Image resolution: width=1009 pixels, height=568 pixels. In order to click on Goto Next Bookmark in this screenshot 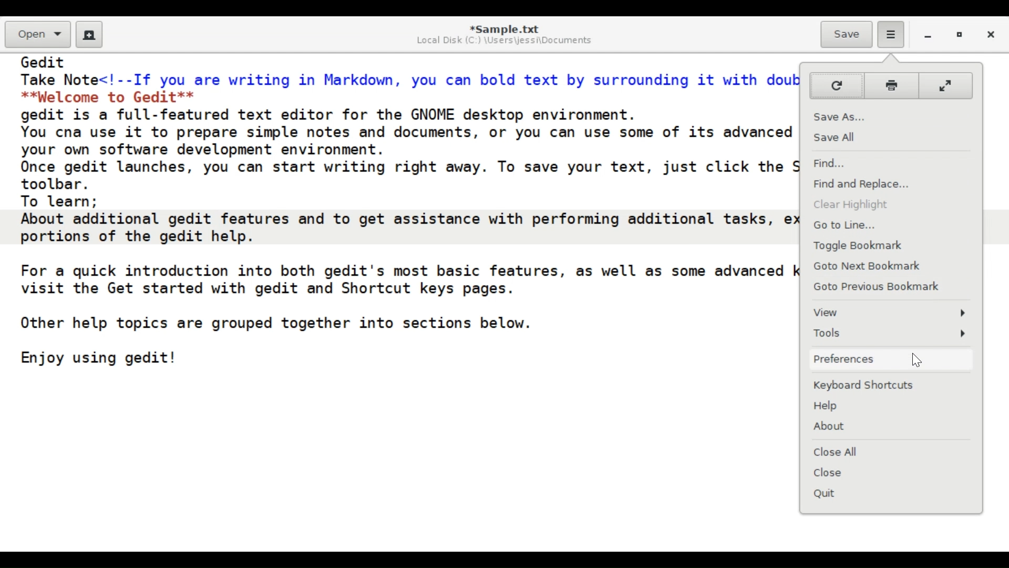, I will do `click(891, 267)`.